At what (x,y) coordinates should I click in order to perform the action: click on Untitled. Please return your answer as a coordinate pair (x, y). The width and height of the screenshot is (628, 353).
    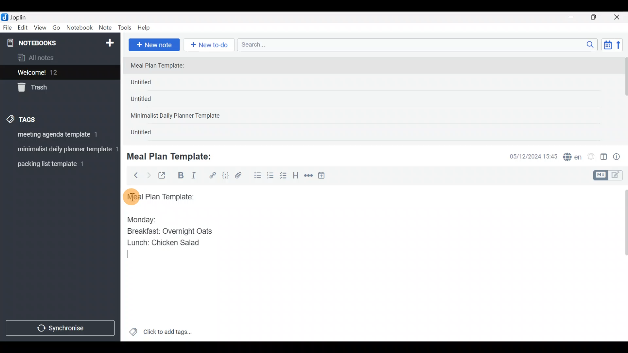
    Looking at the image, I should click on (150, 101).